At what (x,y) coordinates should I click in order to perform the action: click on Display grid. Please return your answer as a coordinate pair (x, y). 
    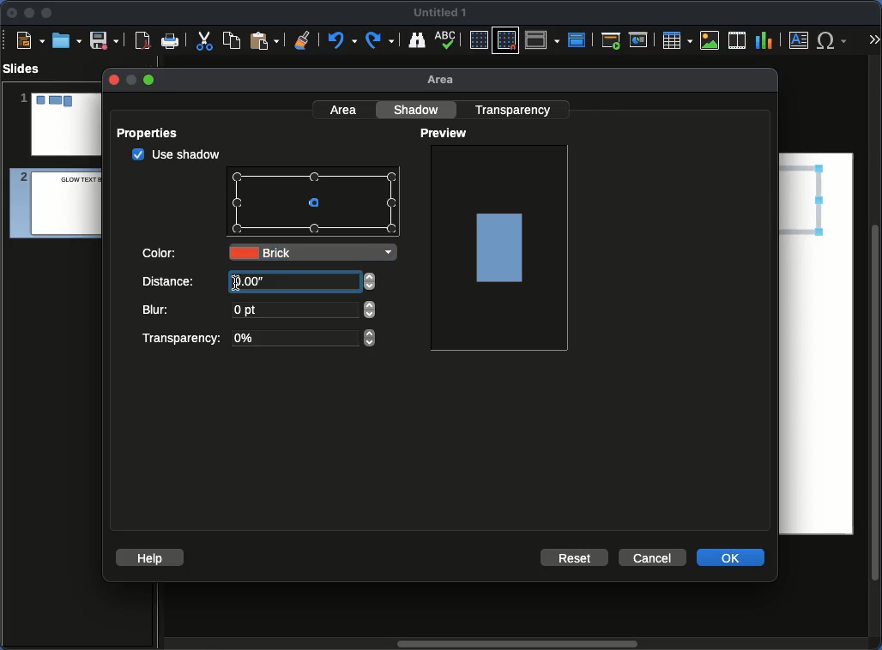
    Looking at the image, I should click on (478, 41).